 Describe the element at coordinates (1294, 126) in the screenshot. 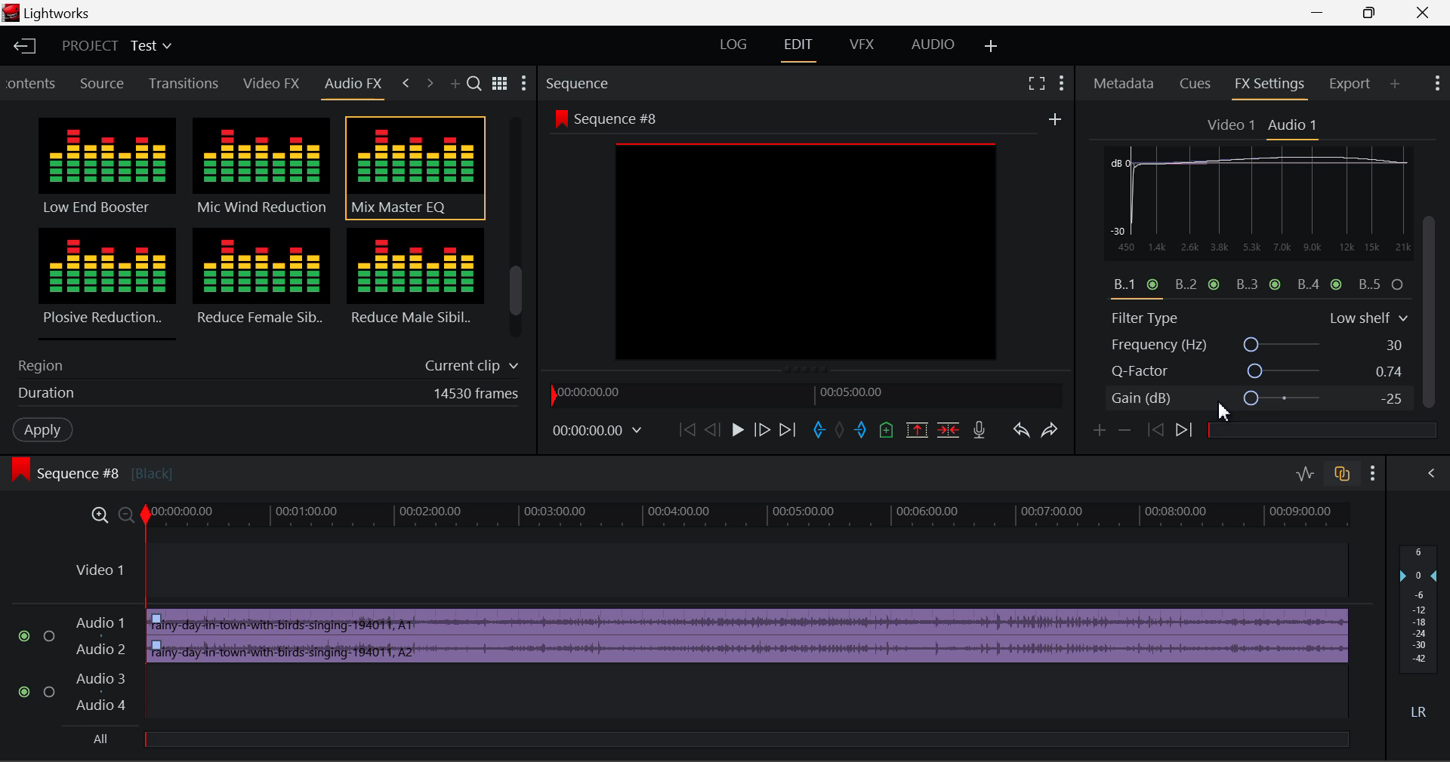

I see `Audio 1 Settings` at that location.